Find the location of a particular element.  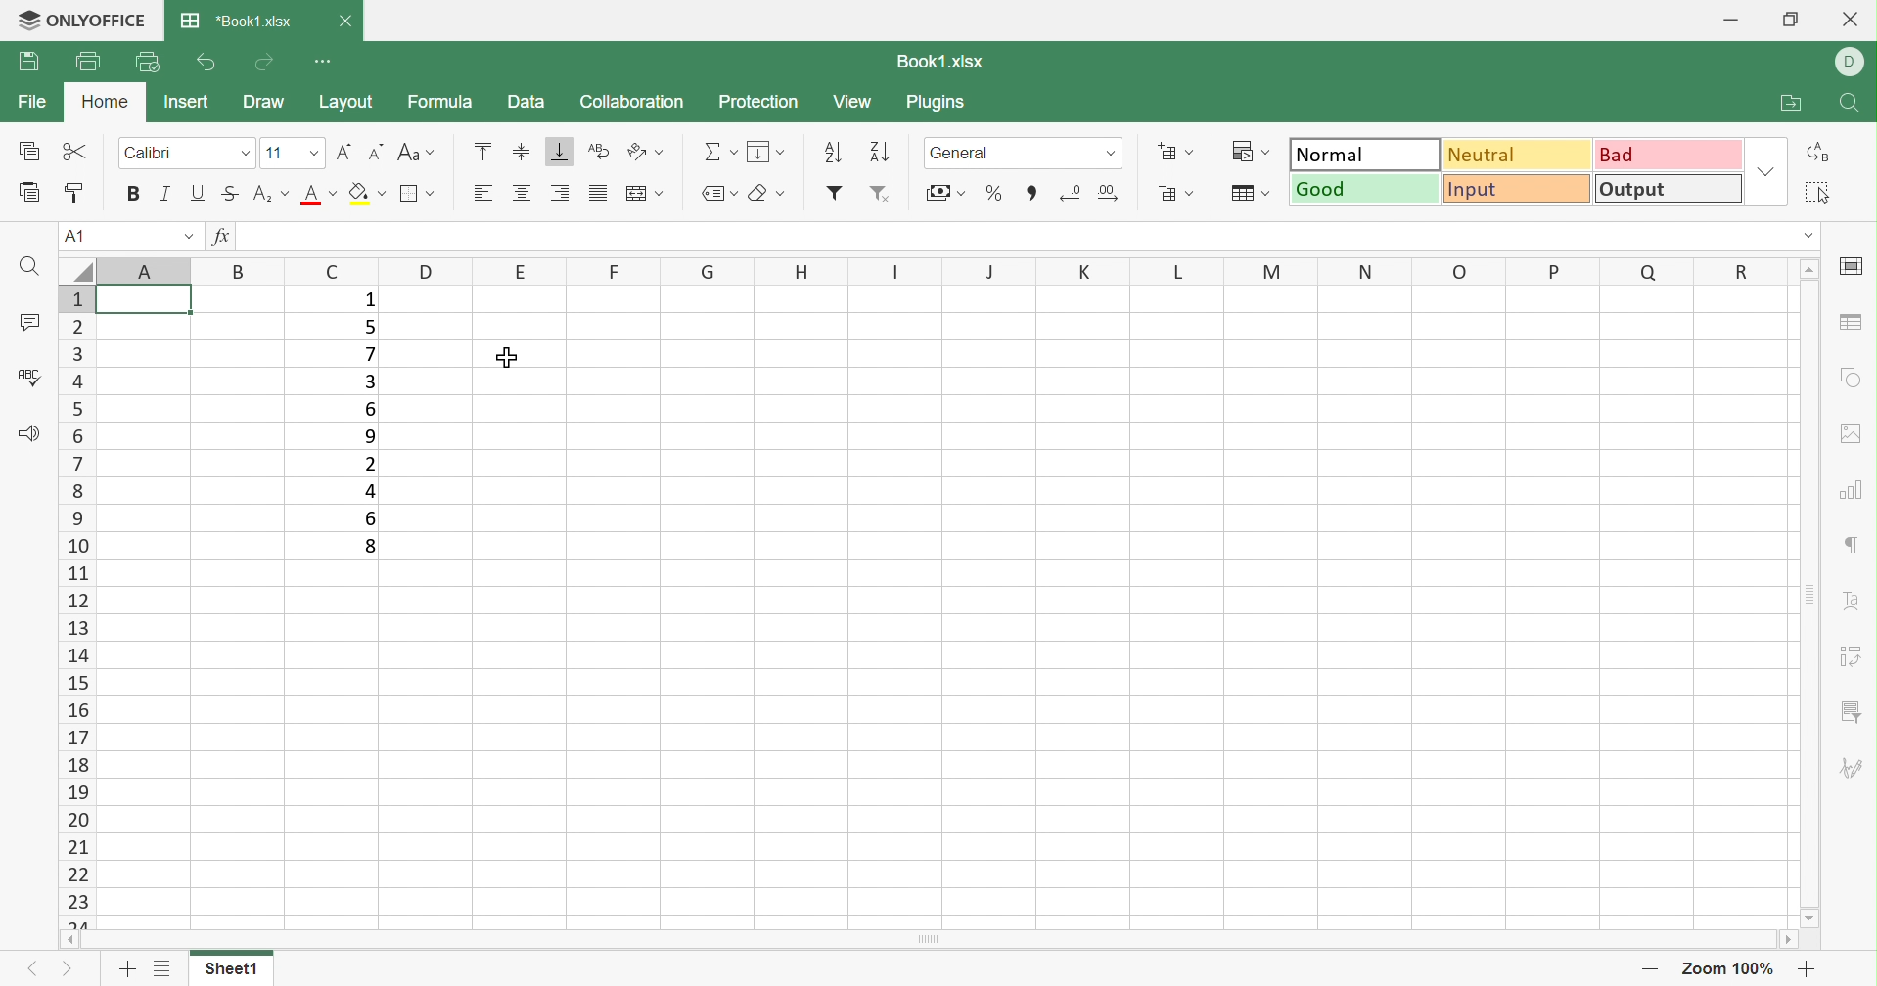

Open file location is located at coordinates (1796, 105).